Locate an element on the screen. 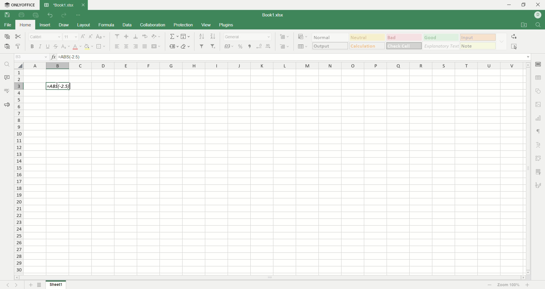 This screenshot has width=545, height=289. input is located at coordinates (478, 37).